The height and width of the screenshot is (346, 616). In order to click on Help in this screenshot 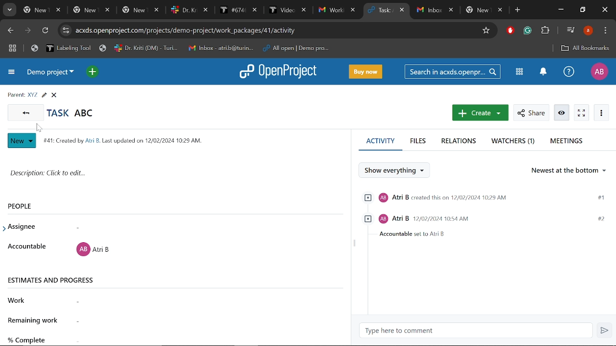, I will do `click(569, 72)`.